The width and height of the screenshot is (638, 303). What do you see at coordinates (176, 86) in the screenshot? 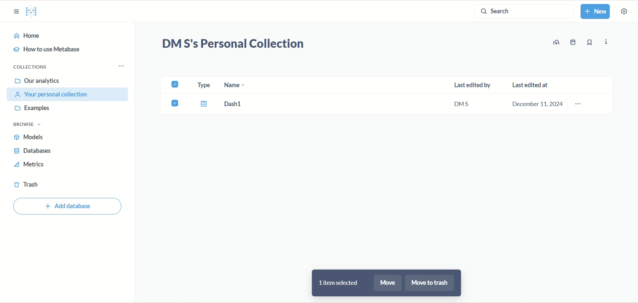
I see `check box` at bounding box center [176, 86].